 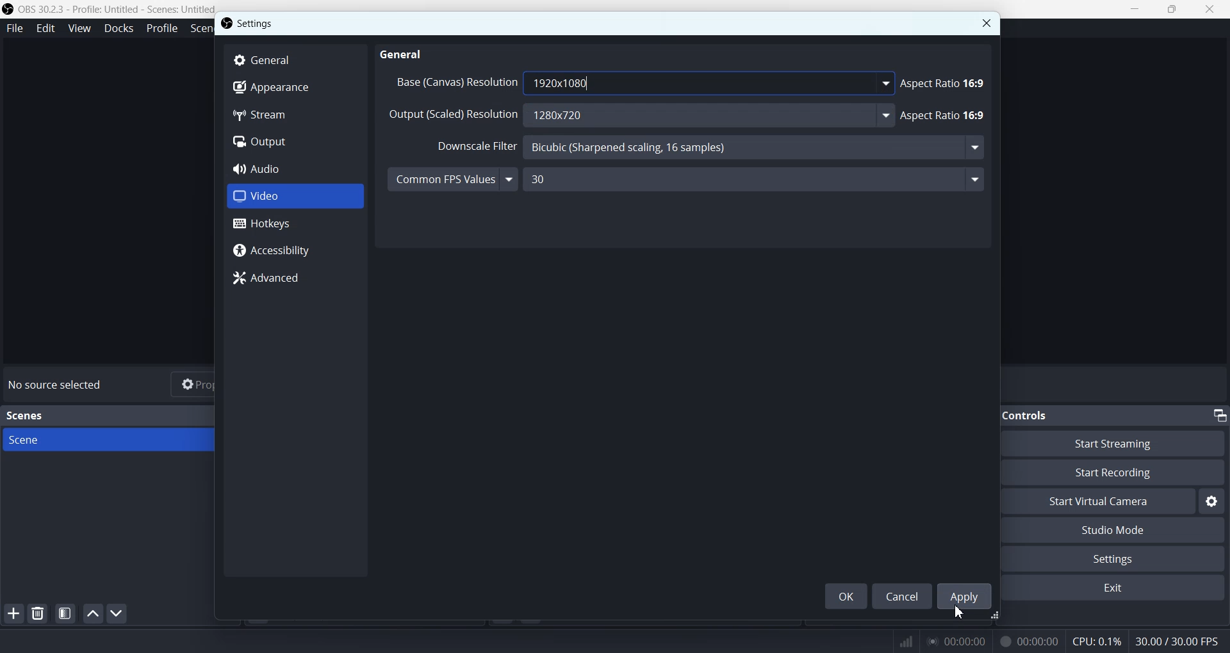 What do you see at coordinates (295, 89) in the screenshot?
I see `Appearance` at bounding box center [295, 89].